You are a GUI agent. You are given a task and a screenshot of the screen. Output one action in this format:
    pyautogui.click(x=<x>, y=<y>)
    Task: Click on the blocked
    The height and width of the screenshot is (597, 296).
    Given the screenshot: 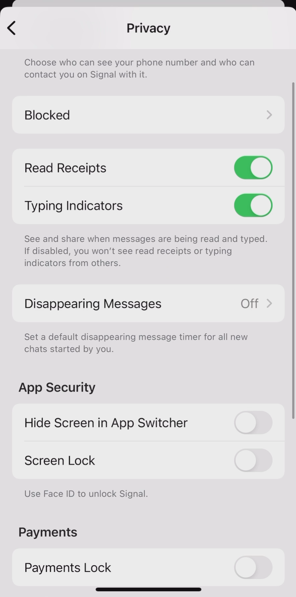 What is the action you would take?
    pyautogui.click(x=150, y=115)
    